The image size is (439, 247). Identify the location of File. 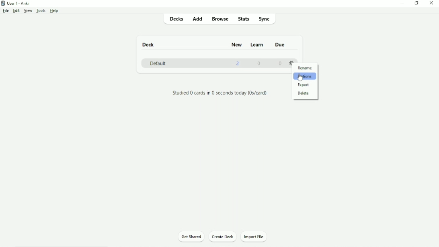
(5, 11).